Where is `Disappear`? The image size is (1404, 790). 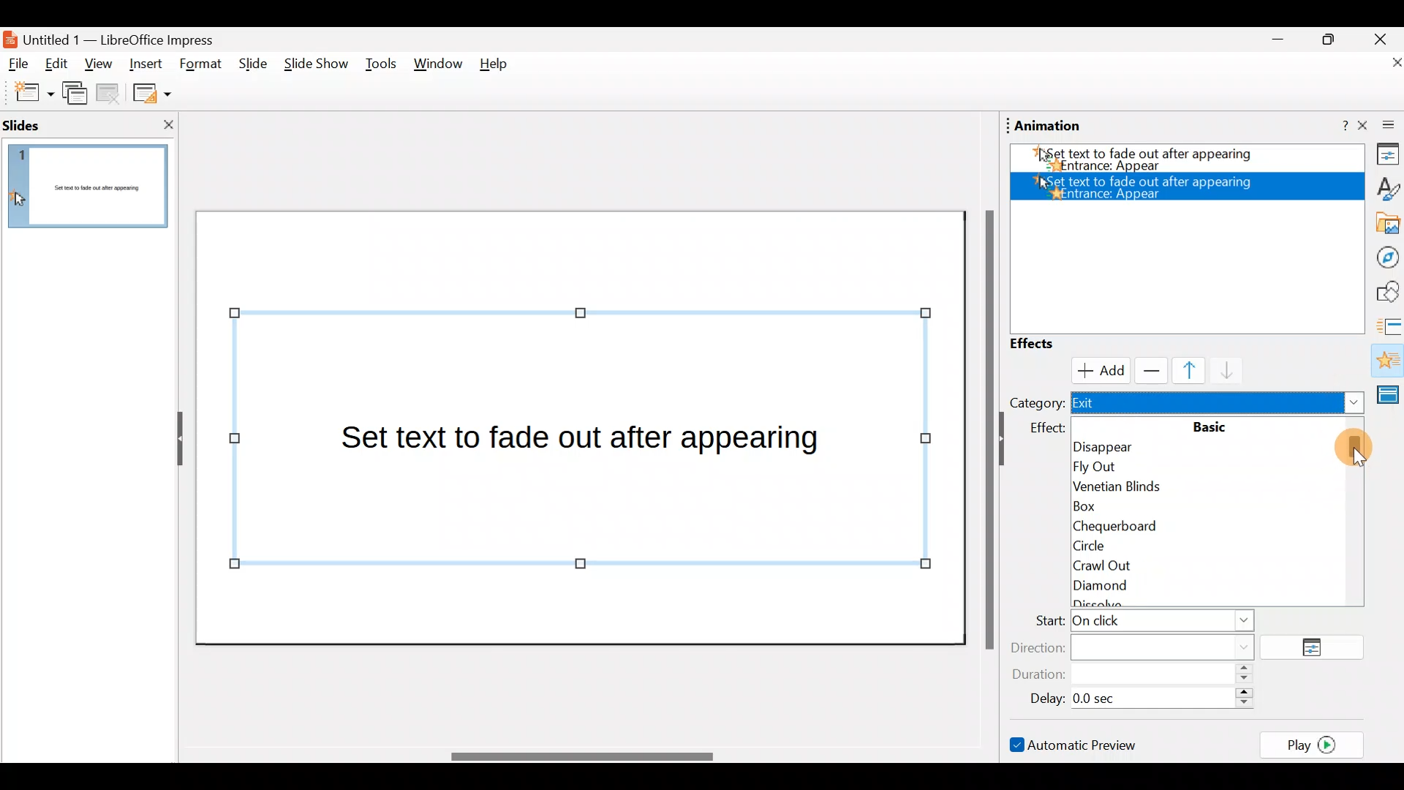 Disappear is located at coordinates (1196, 445).